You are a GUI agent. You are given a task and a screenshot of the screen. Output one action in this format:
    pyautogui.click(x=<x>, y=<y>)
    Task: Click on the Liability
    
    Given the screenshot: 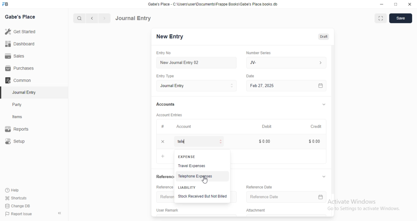 What is the action you would take?
    pyautogui.click(x=187, y=187)
    